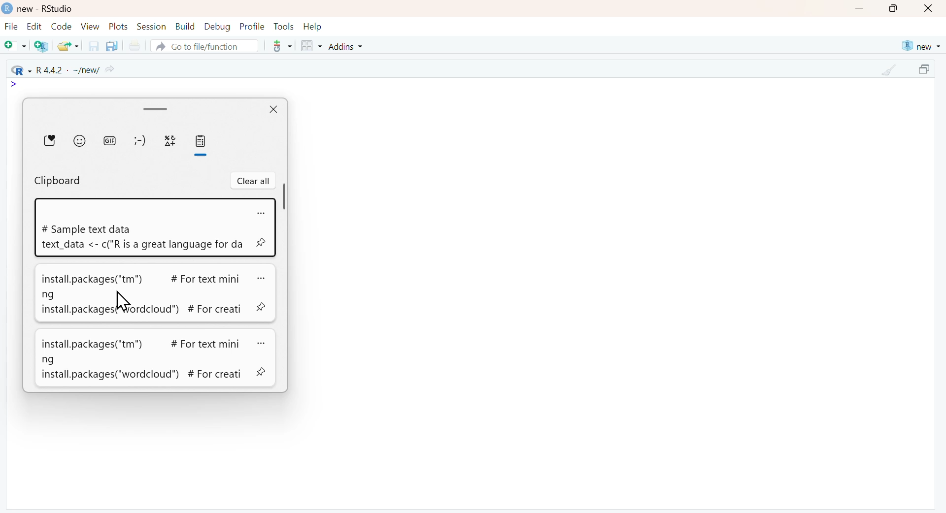 The image size is (946, 513). I want to click on Go to file/function, so click(203, 46).